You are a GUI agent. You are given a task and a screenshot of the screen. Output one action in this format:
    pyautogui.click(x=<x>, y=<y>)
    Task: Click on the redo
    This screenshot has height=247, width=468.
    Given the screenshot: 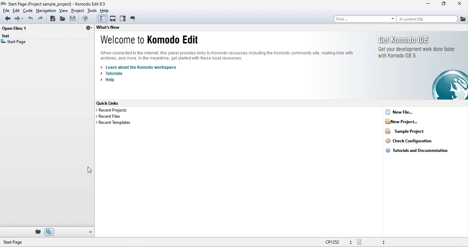 What is the action you would take?
    pyautogui.click(x=42, y=19)
    